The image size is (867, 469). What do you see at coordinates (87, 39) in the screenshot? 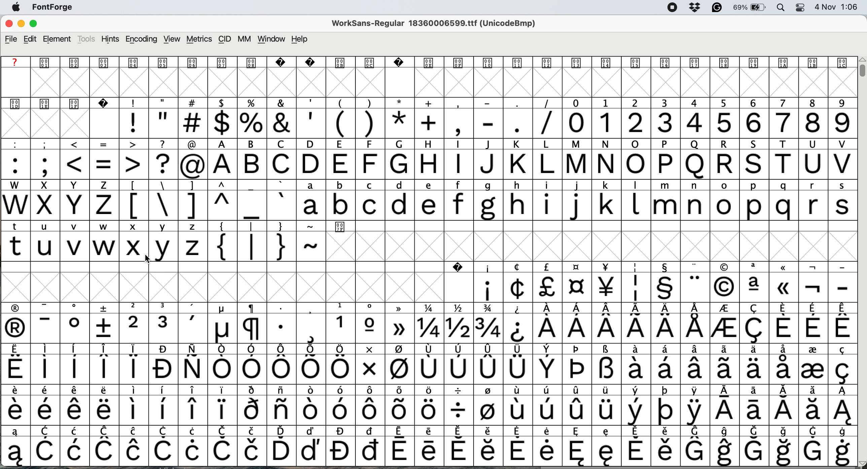
I see `tools` at bounding box center [87, 39].